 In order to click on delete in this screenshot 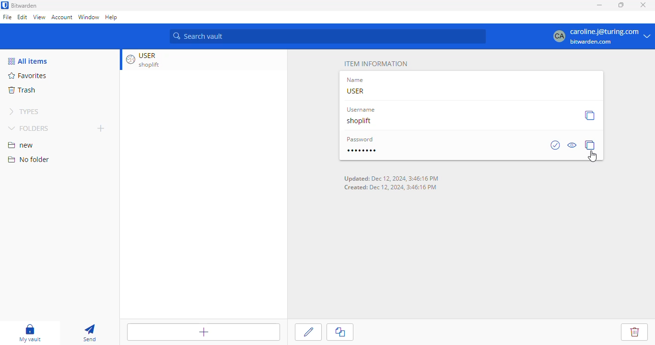, I will do `click(631, 330)`.